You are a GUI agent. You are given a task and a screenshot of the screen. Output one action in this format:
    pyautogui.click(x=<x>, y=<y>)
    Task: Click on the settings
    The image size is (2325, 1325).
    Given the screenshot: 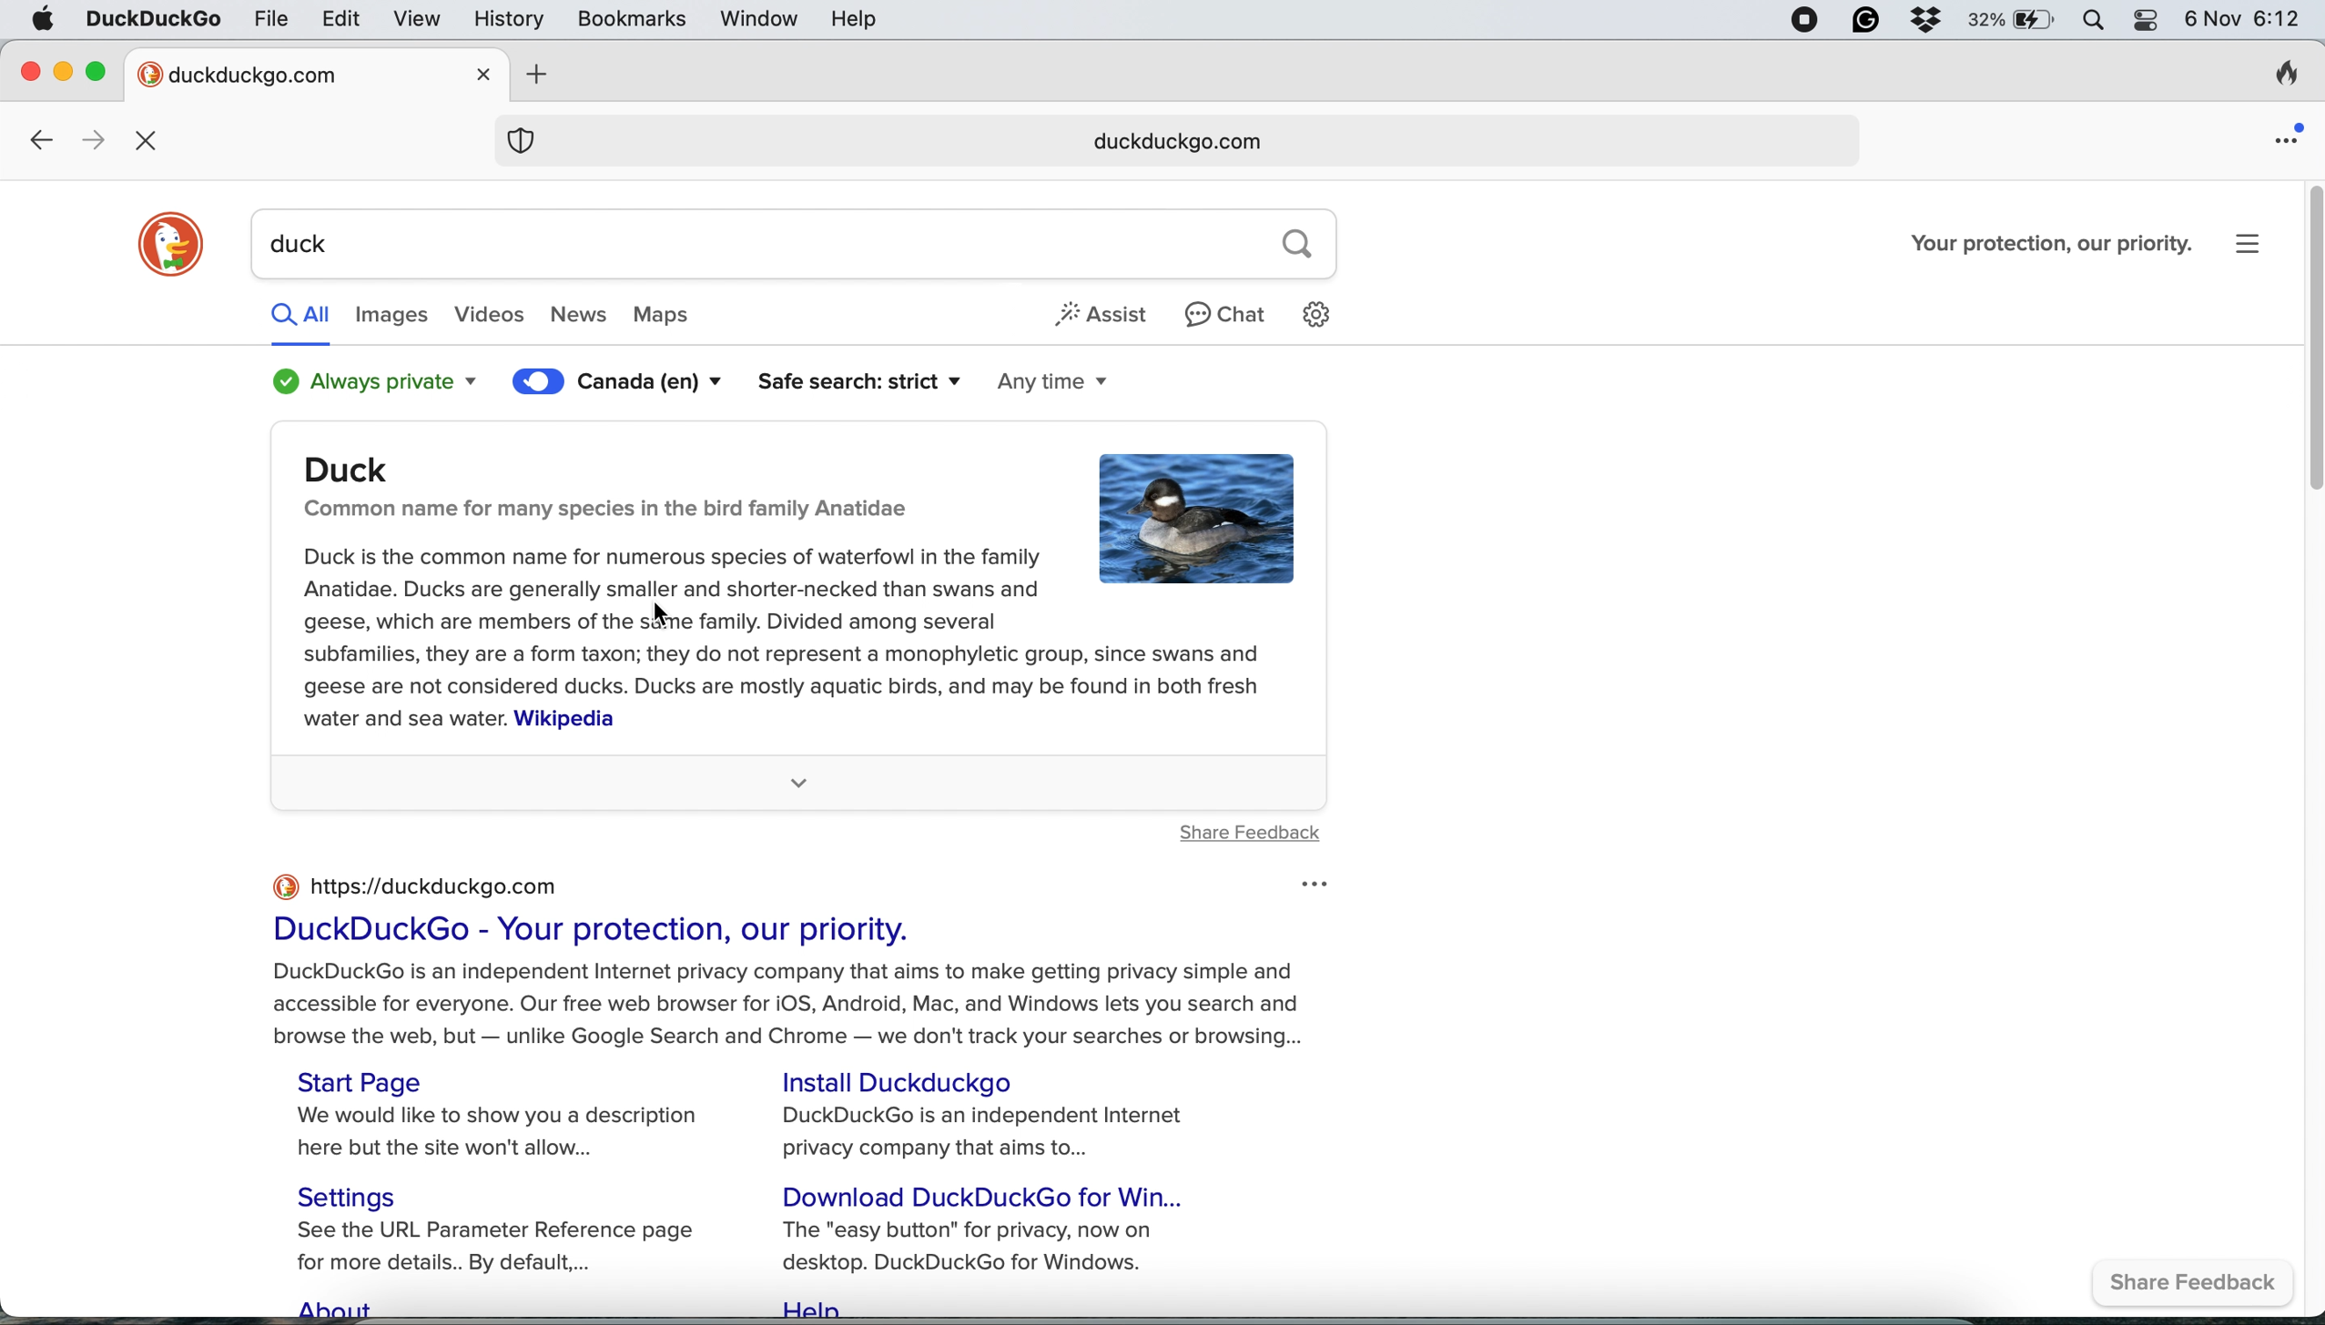 What is the action you would take?
    pyautogui.click(x=2259, y=242)
    